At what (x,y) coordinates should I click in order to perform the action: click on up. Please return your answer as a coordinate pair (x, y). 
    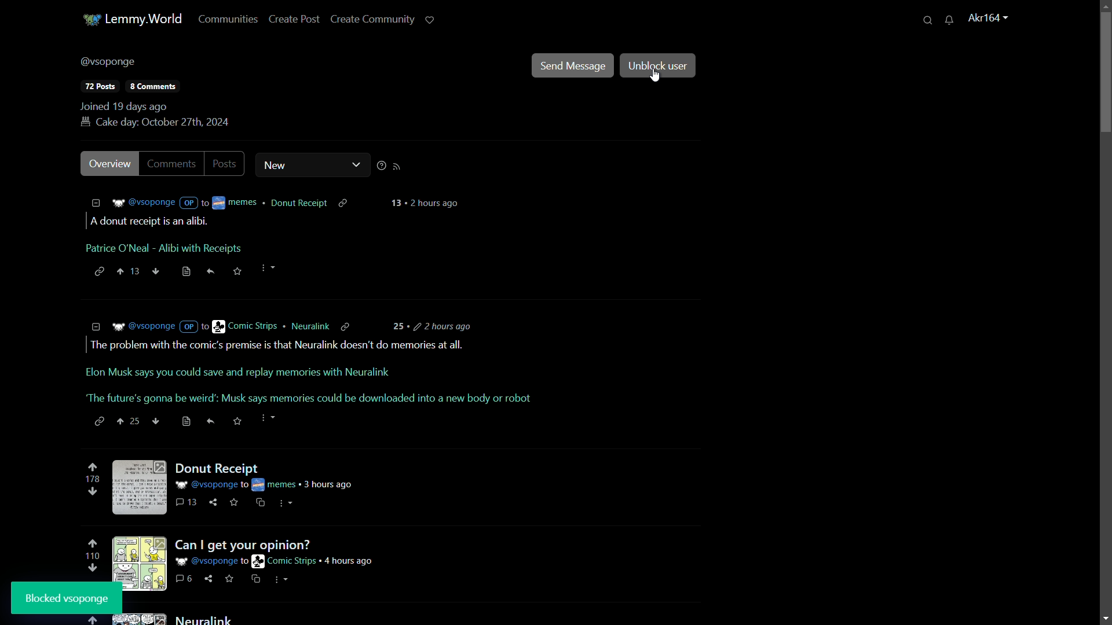
    Looking at the image, I should click on (131, 271).